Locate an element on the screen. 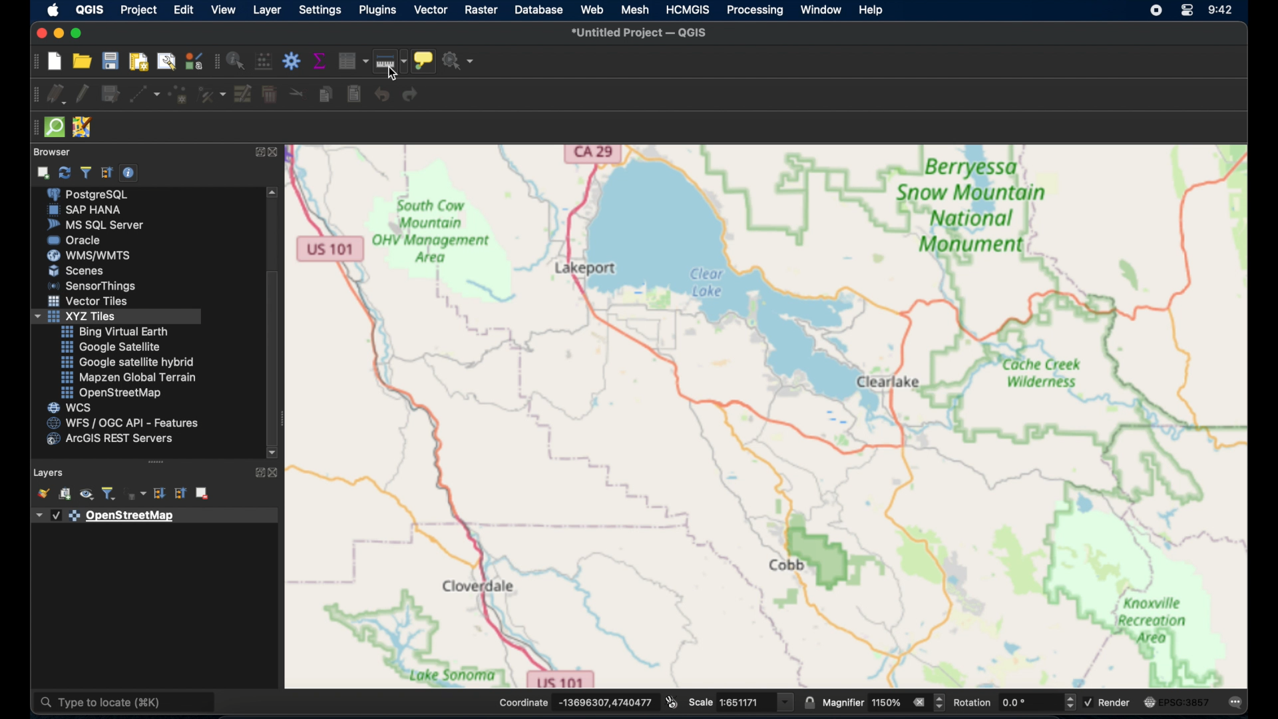  current layer edits is located at coordinates (55, 95).